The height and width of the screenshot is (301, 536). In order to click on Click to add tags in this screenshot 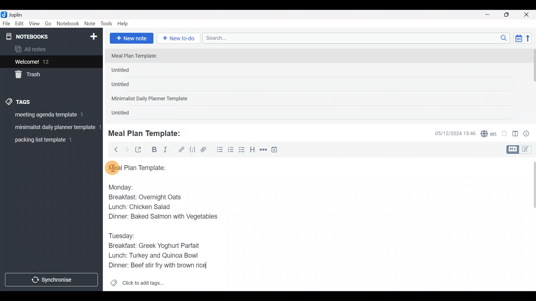, I will do `click(137, 285)`.